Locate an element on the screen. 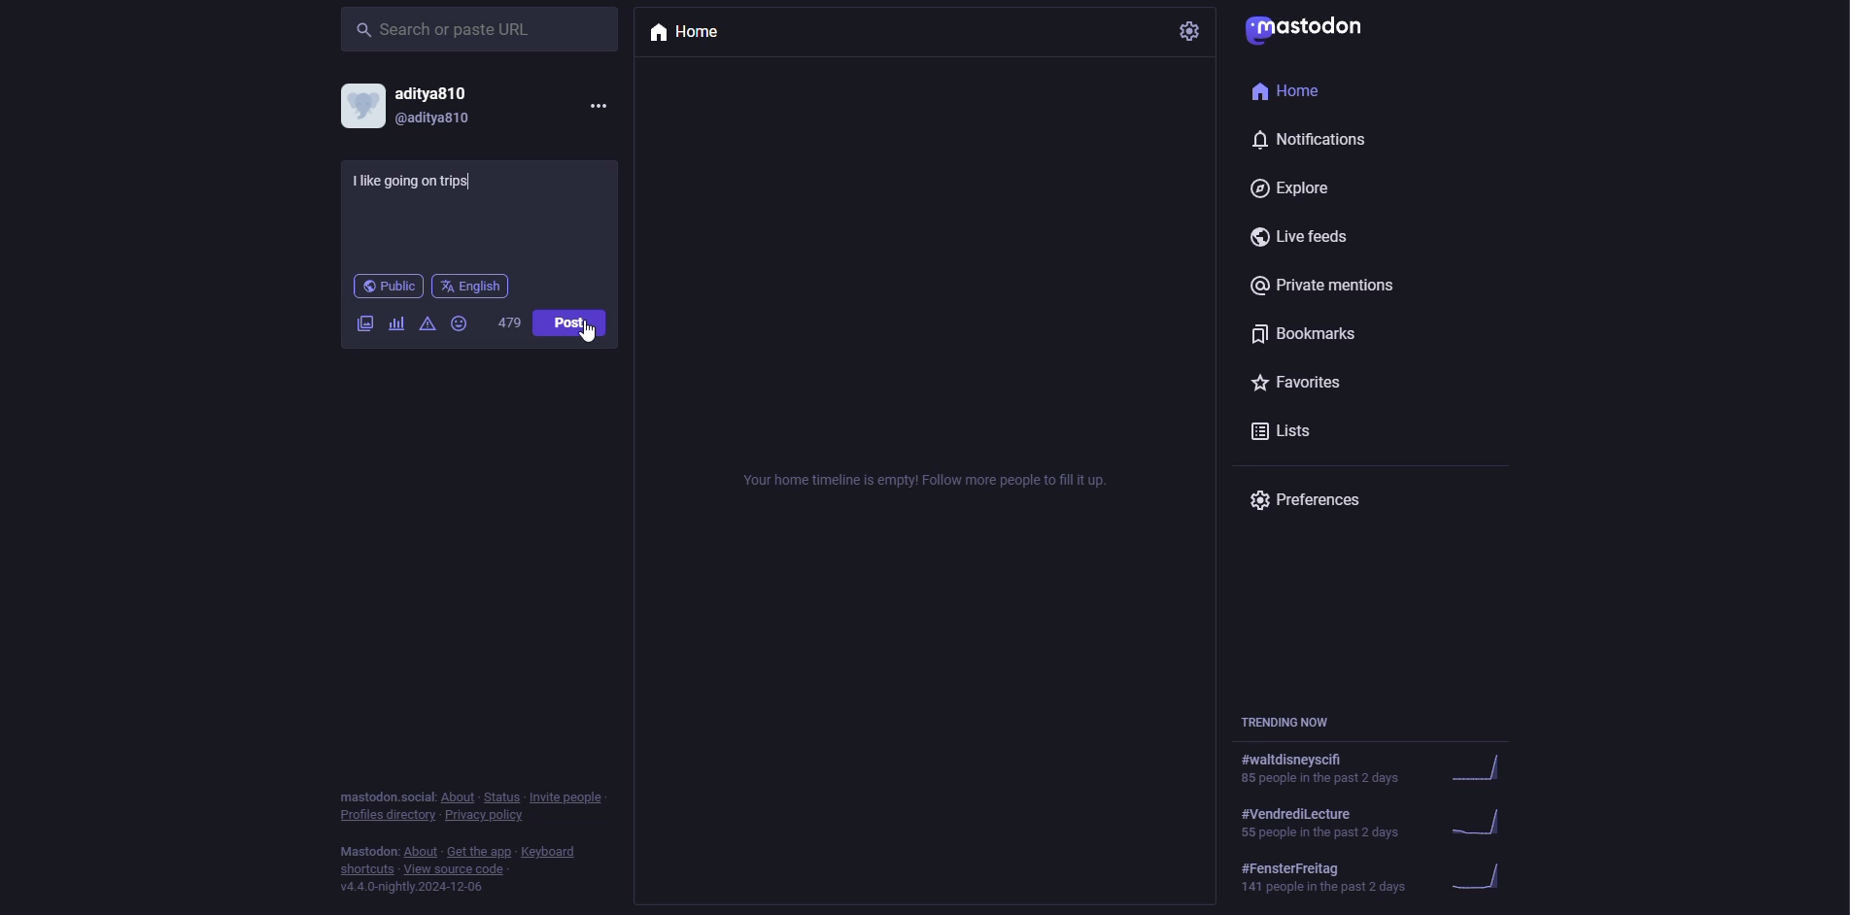 This screenshot has width=1850, height=915. advanced is located at coordinates (427, 325).